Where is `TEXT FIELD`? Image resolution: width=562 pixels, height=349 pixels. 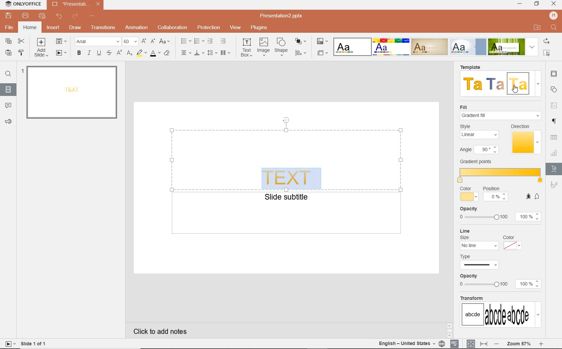 TEXT FIELD is located at coordinates (287, 216).